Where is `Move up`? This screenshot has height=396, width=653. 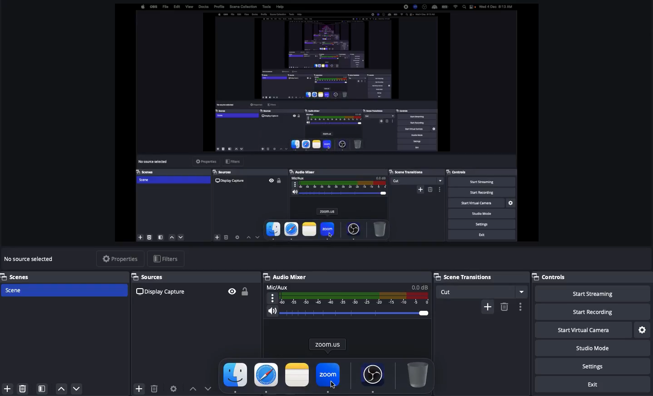 Move up is located at coordinates (61, 389).